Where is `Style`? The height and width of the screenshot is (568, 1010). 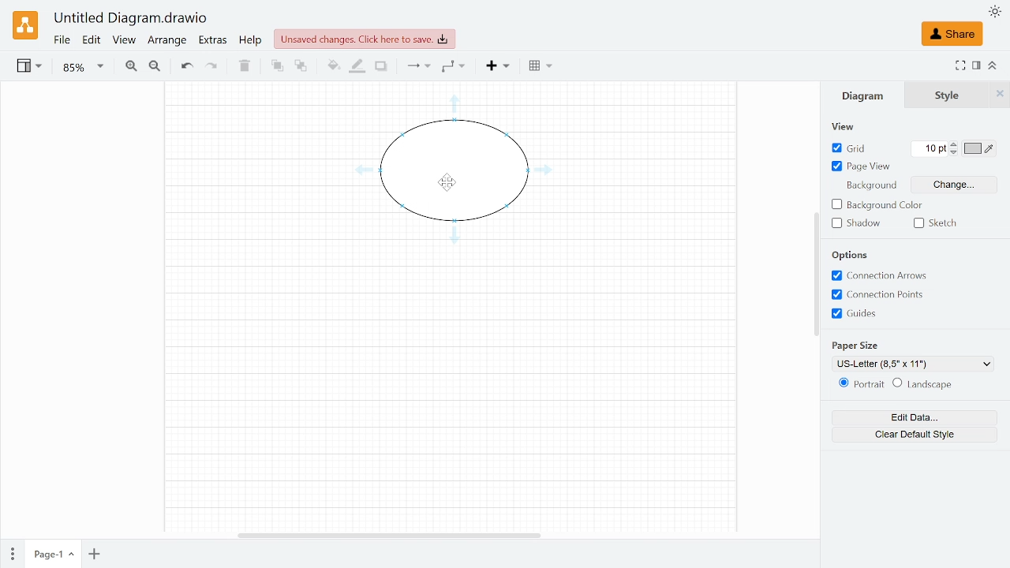 Style is located at coordinates (941, 96).